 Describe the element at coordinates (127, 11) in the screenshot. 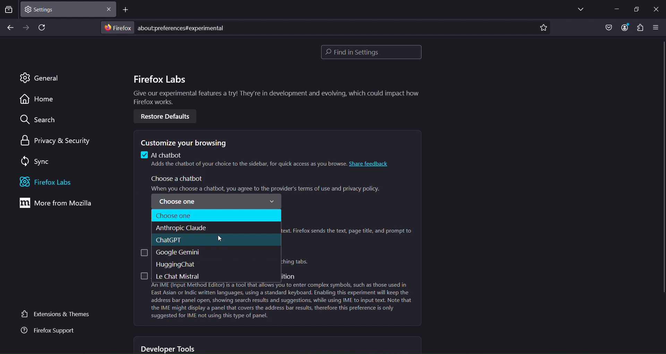

I see `new tab` at that location.